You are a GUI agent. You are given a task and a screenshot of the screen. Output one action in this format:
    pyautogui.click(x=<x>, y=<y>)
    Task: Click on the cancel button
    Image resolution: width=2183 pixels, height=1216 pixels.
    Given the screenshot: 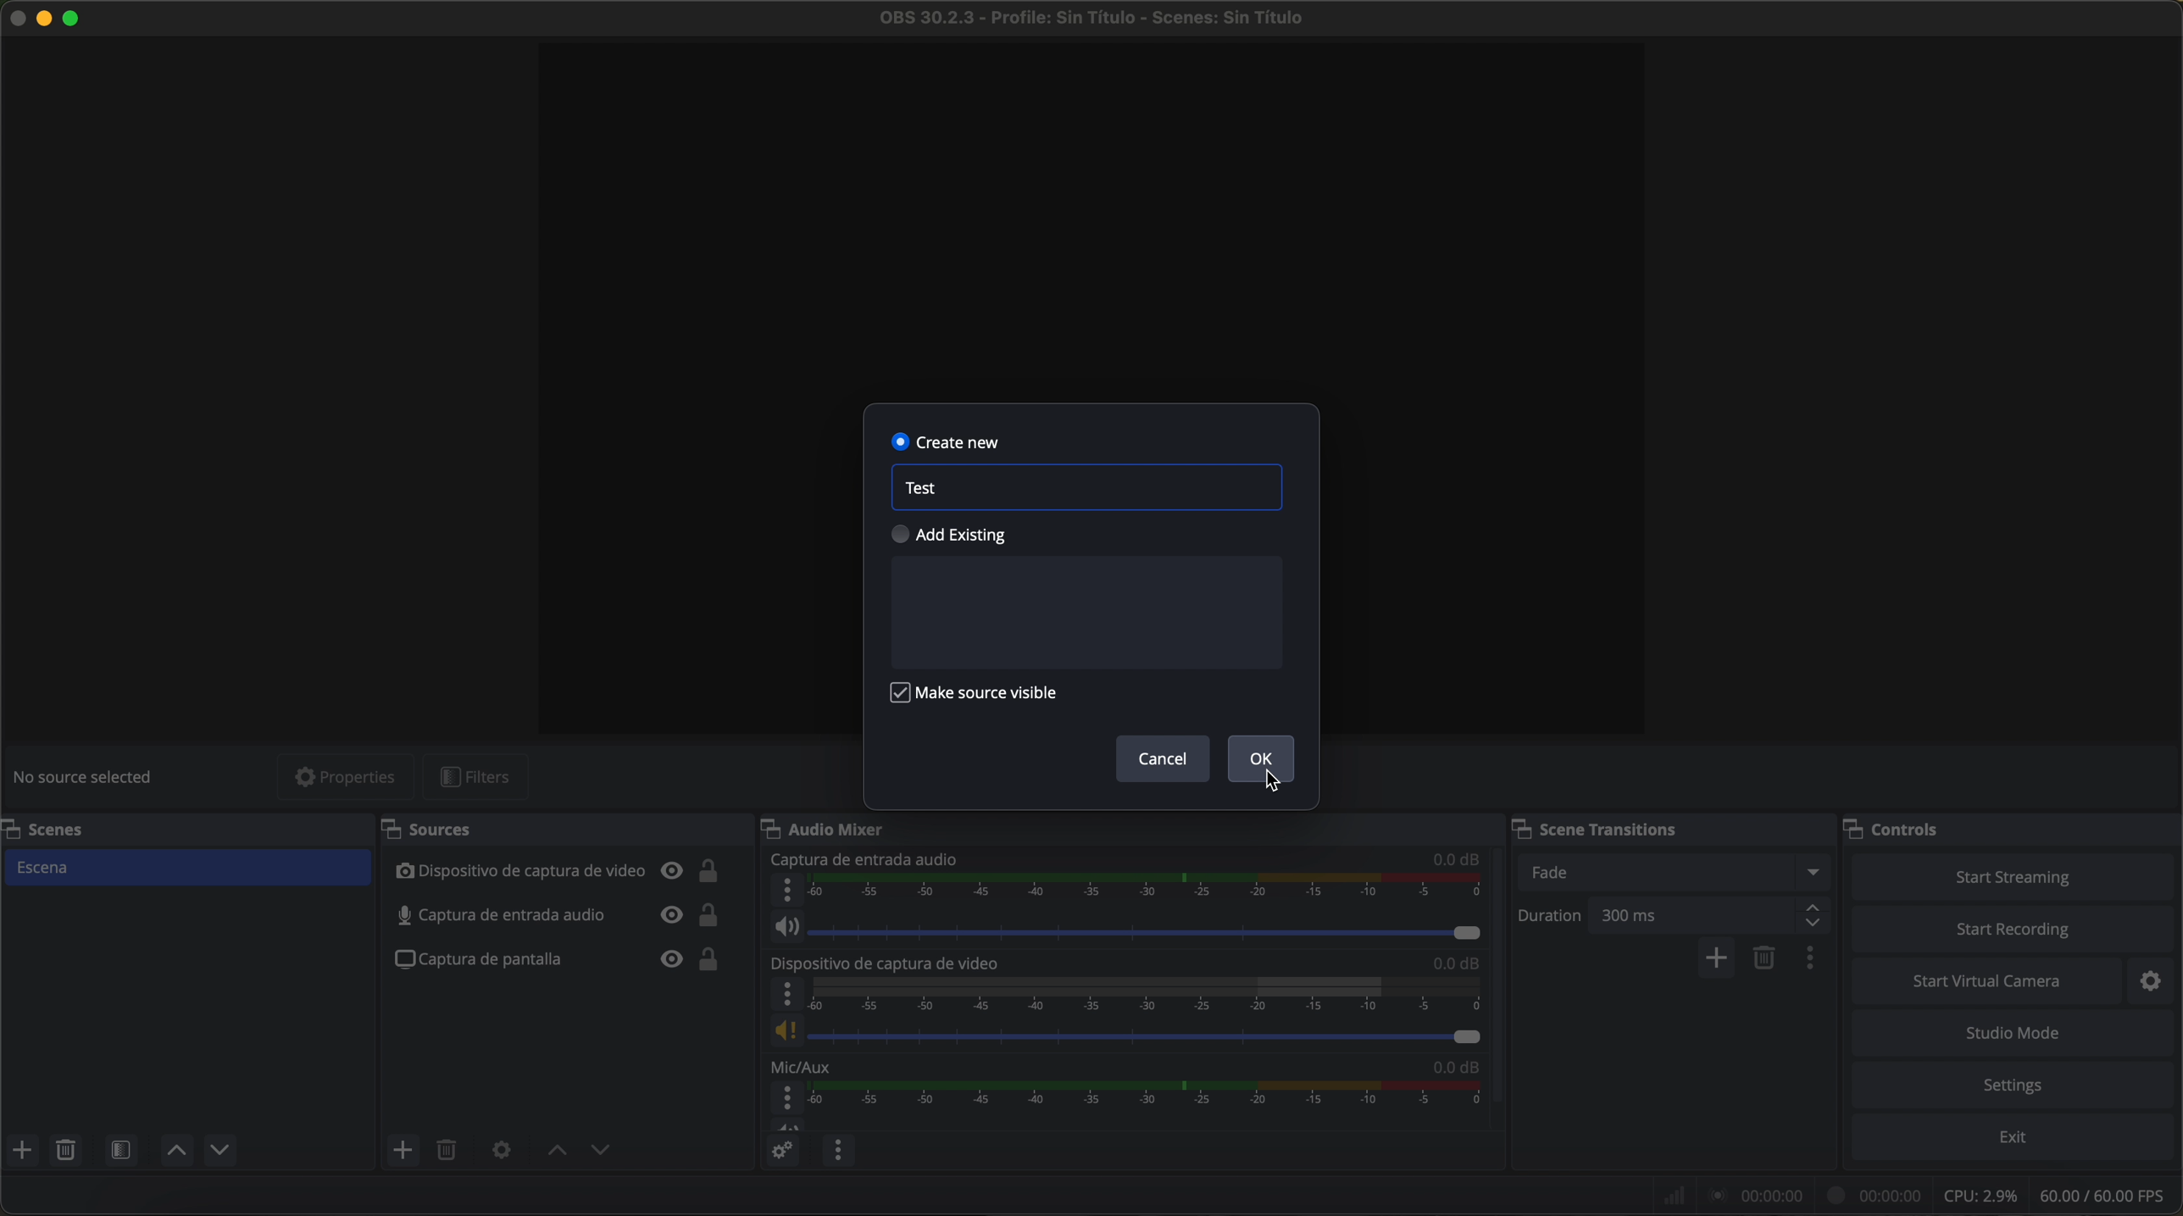 What is the action you would take?
    pyautogui.click(x=1164, y=759)
    